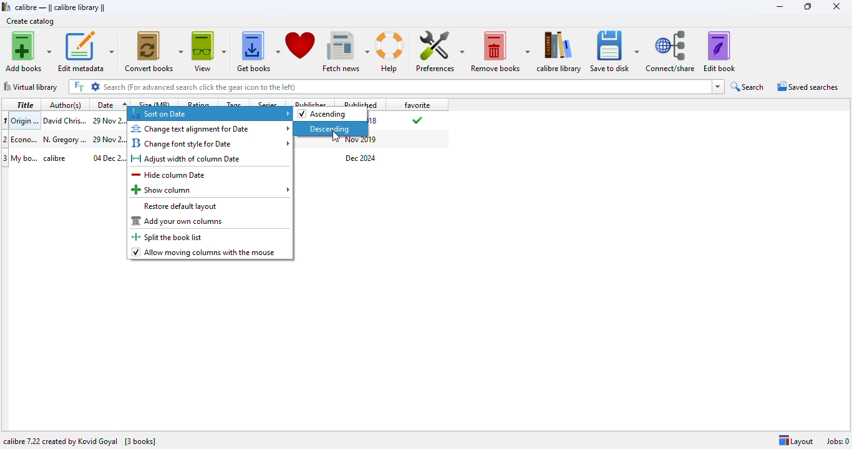 The width and height of the screenshot is (852, 449). What do you see at coordinates (210, 114) in the screenshot?
I see `sort on date` at bounding box center [210, 114].